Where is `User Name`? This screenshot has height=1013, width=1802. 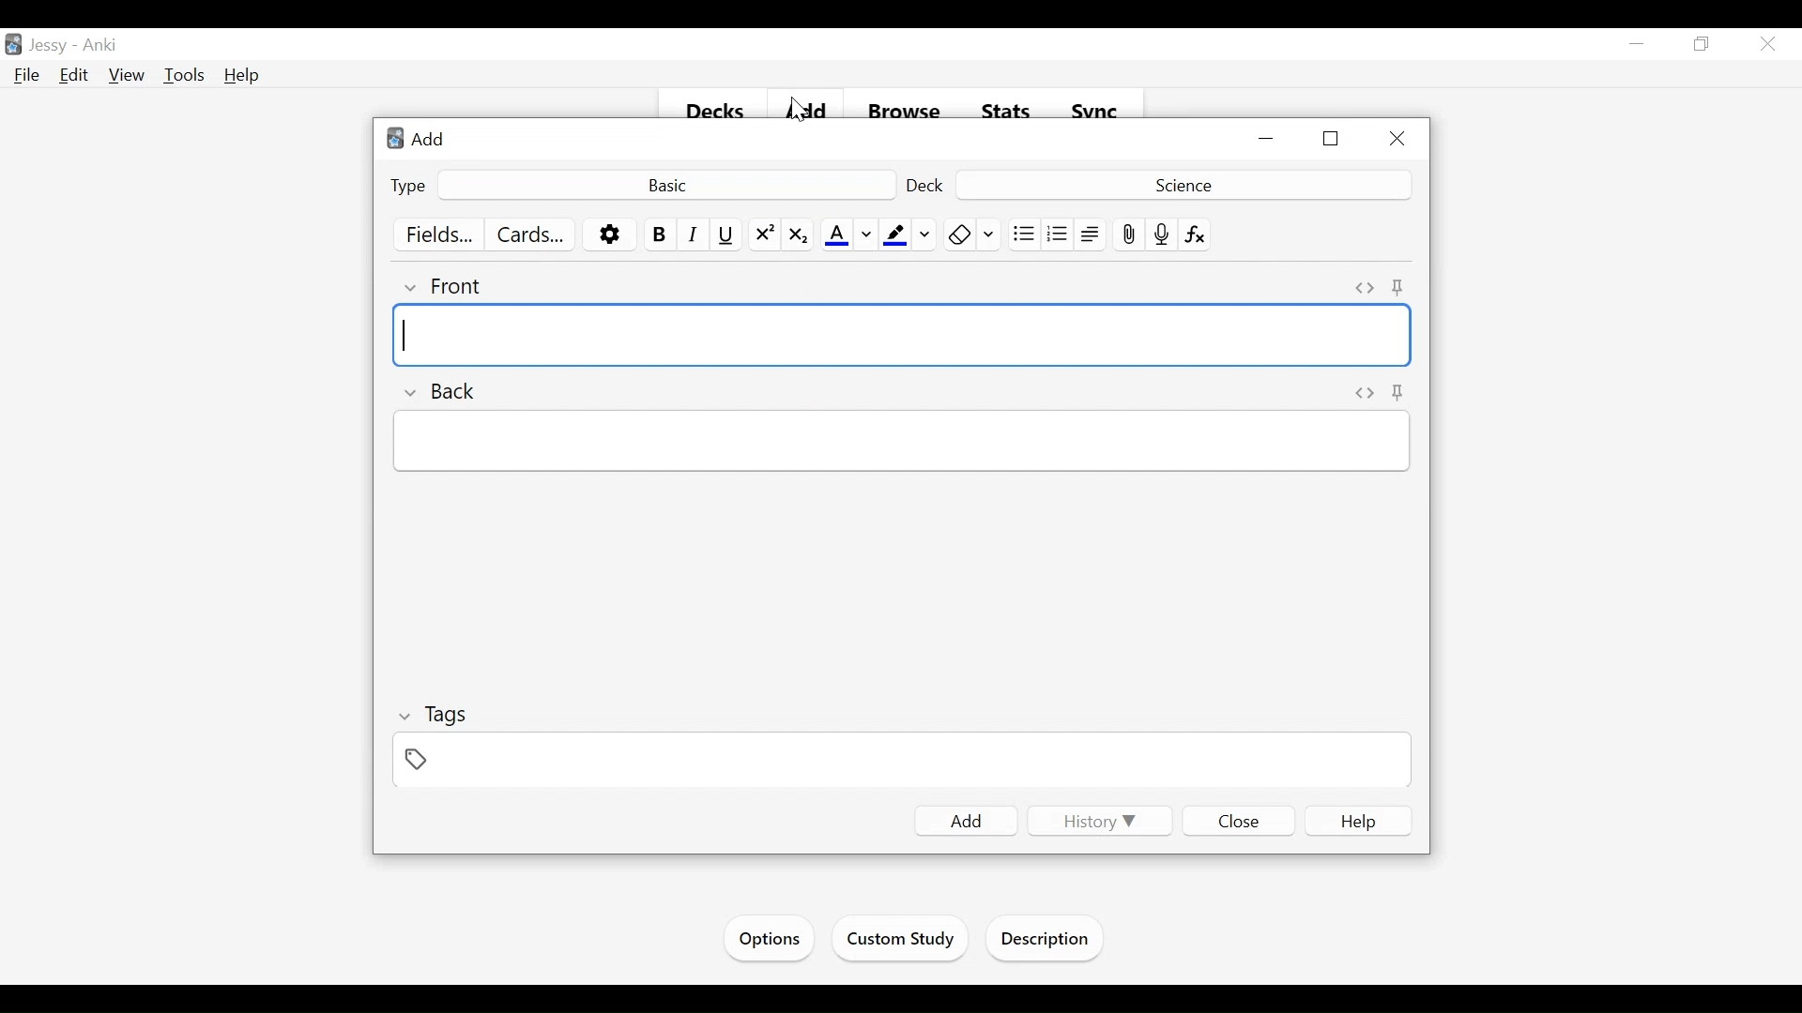
User Name is located at coordinates (52, 46).